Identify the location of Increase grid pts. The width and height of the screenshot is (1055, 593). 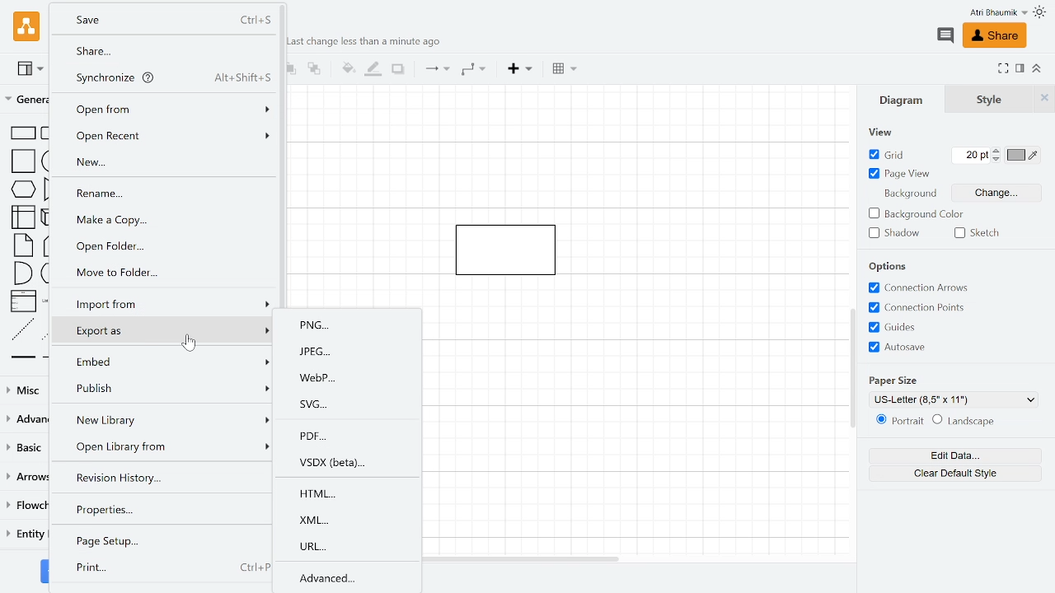
(997, 151).